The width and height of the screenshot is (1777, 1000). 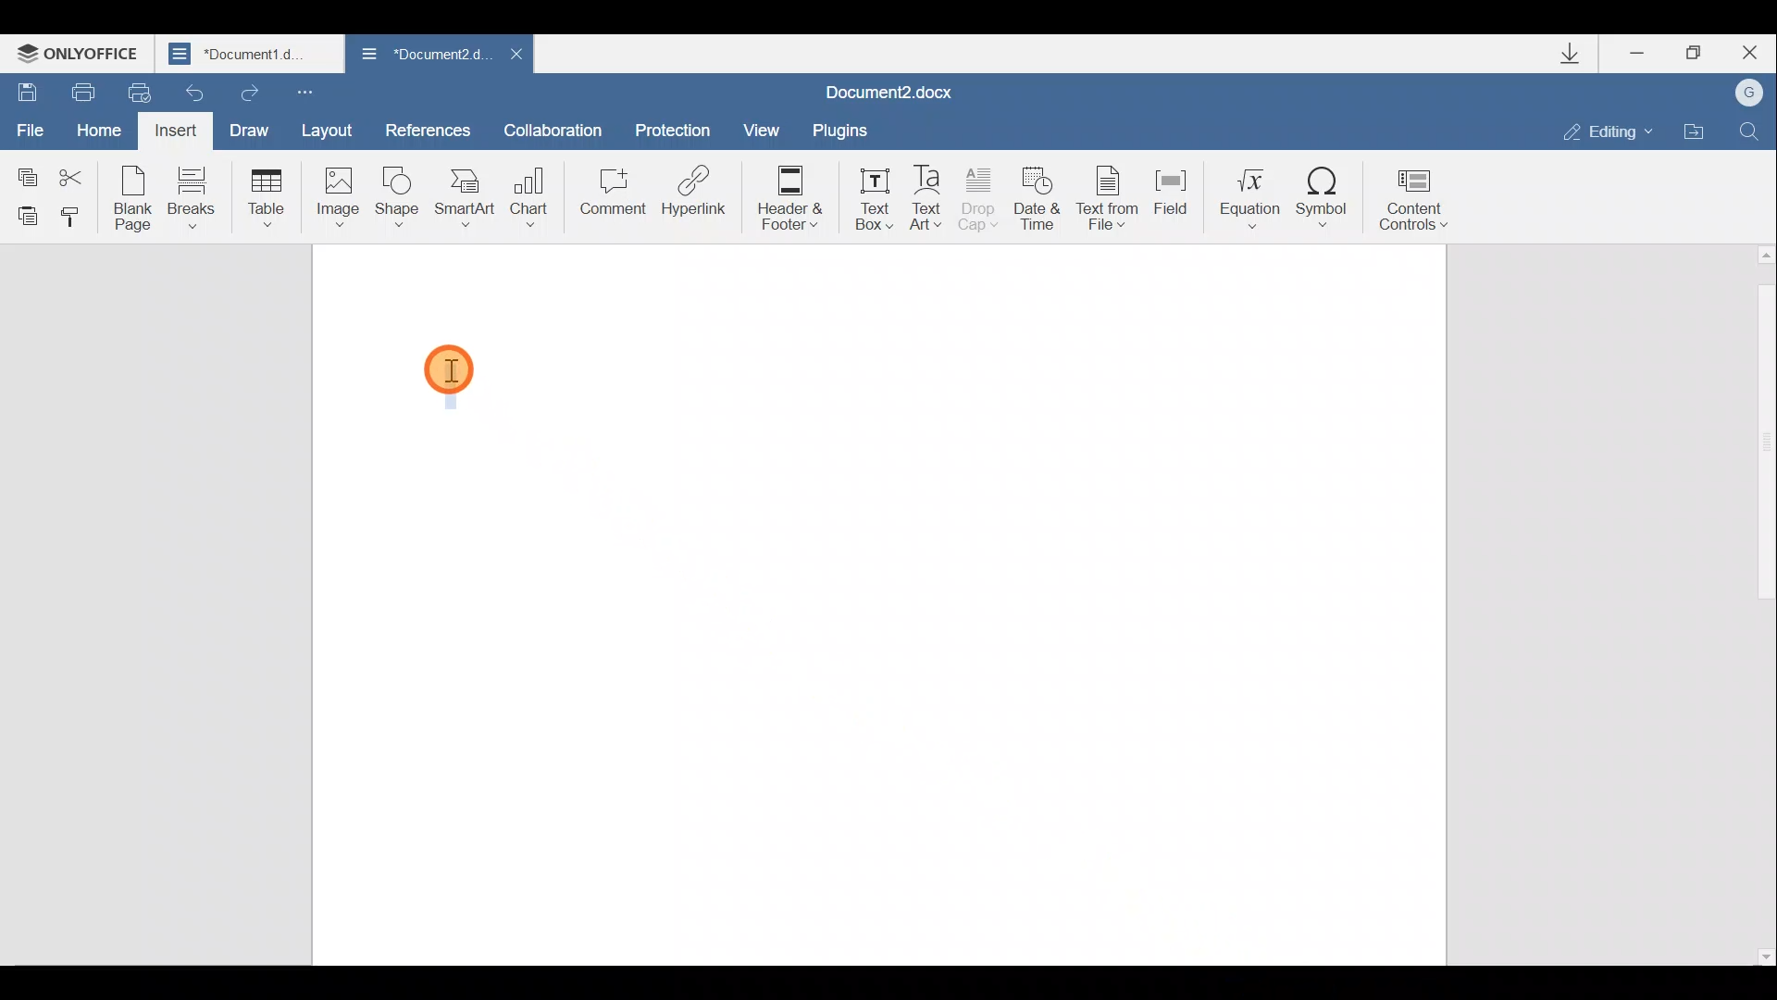 What do you see at coordinates (878, 602) in the screenshot?
I see `Working area` at bounding box center [878, 602].